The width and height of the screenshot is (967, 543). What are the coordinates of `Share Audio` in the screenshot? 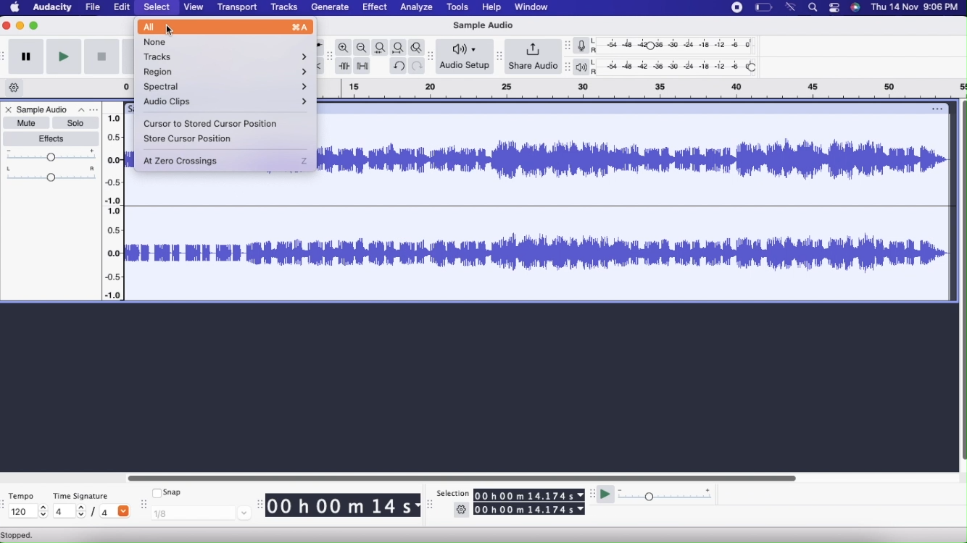 It's located at (534, 56).